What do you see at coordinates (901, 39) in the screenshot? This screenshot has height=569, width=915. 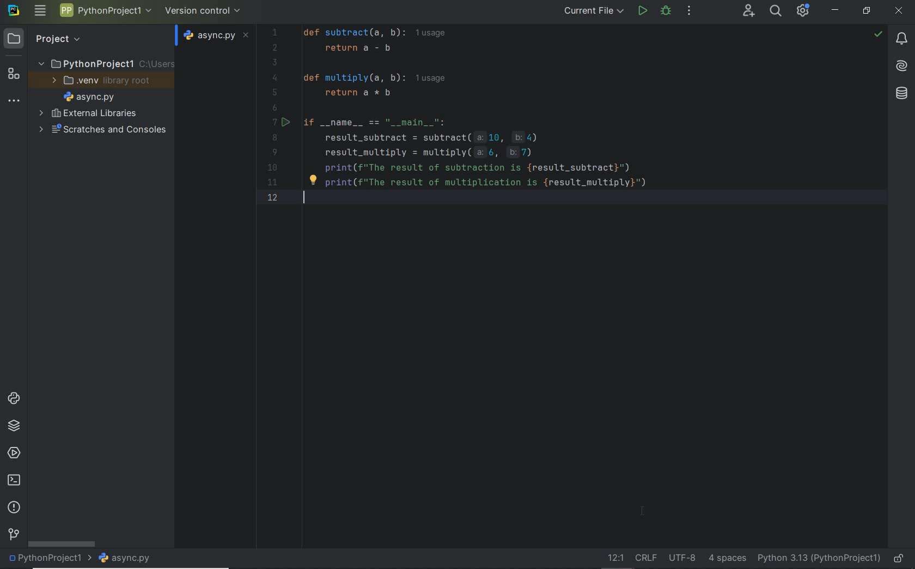 I see `notifications` at bounding box center [901, 39].